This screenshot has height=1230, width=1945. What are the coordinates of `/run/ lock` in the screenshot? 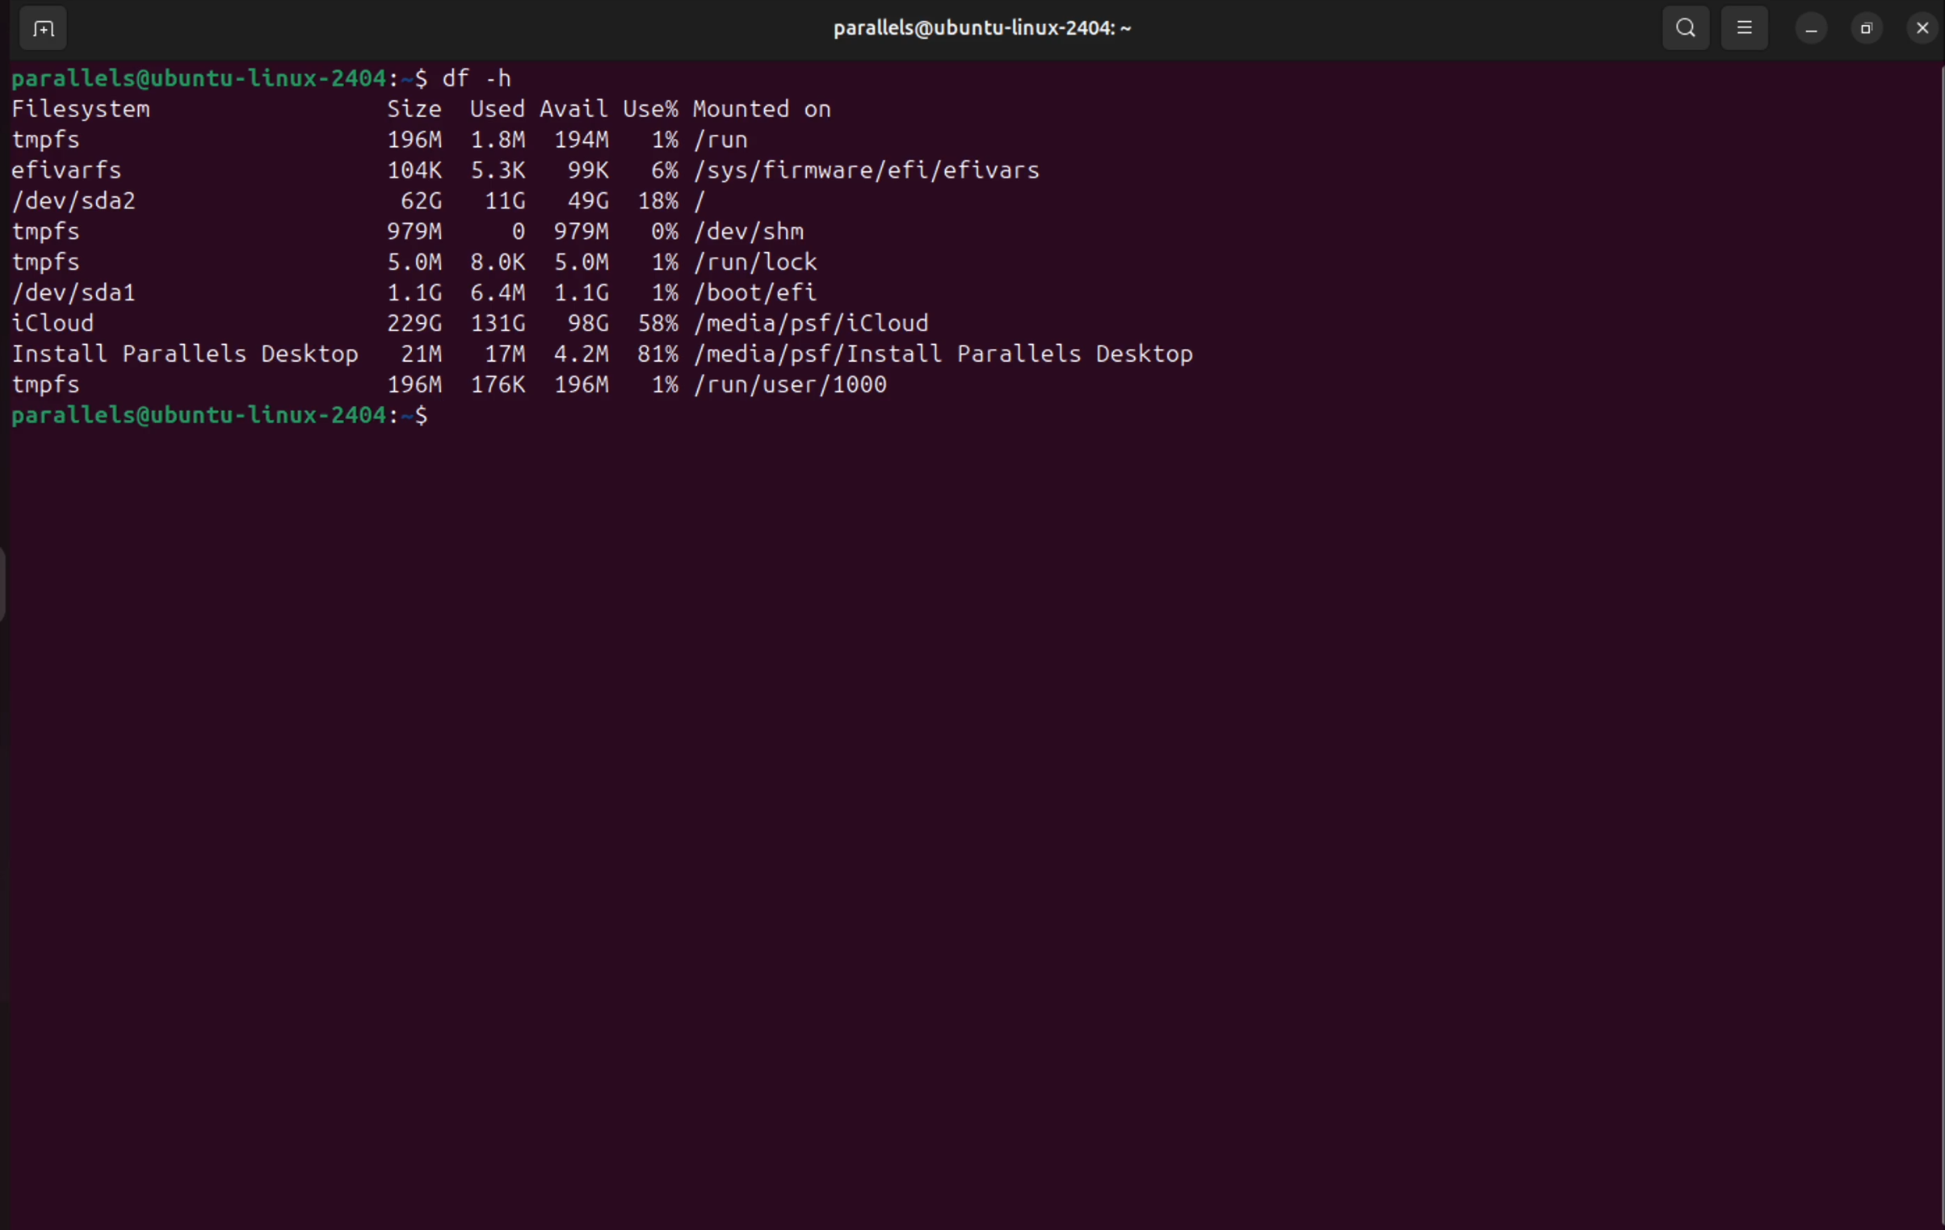 It's located at (772, 264).